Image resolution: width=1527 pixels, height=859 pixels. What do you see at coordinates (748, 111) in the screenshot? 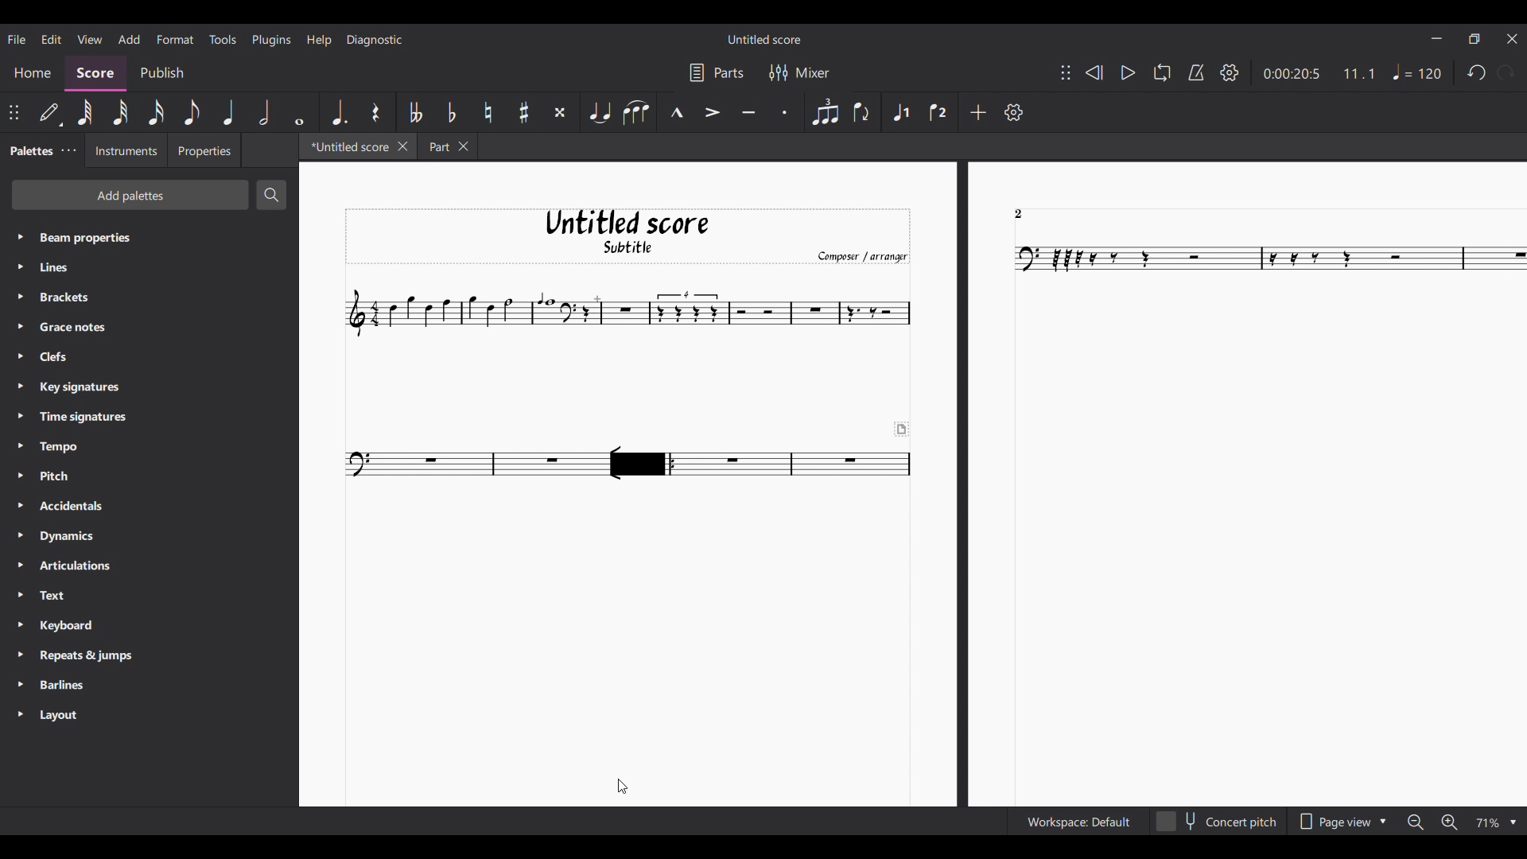
I see `Tenuto` at bounding box center [748, 111].